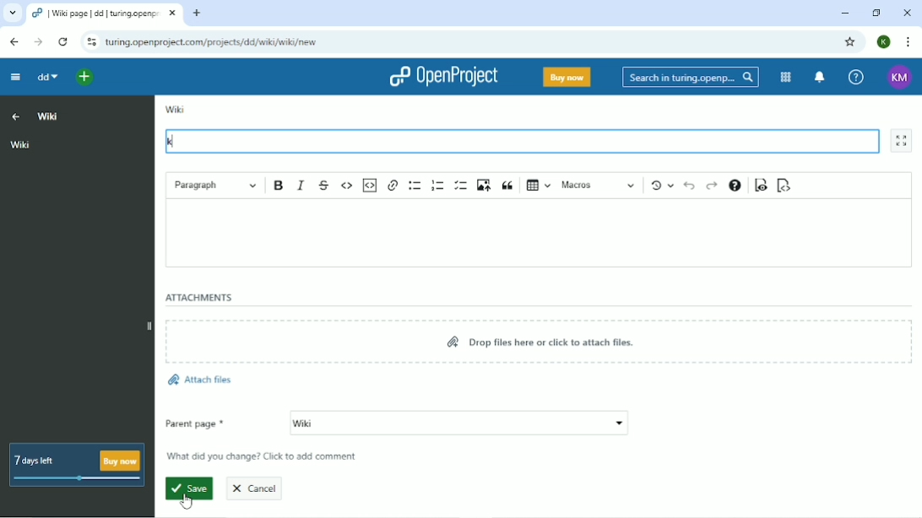 The height and width of the screenshot is (518, 922). I want to click on Forward, so click(38, 42).